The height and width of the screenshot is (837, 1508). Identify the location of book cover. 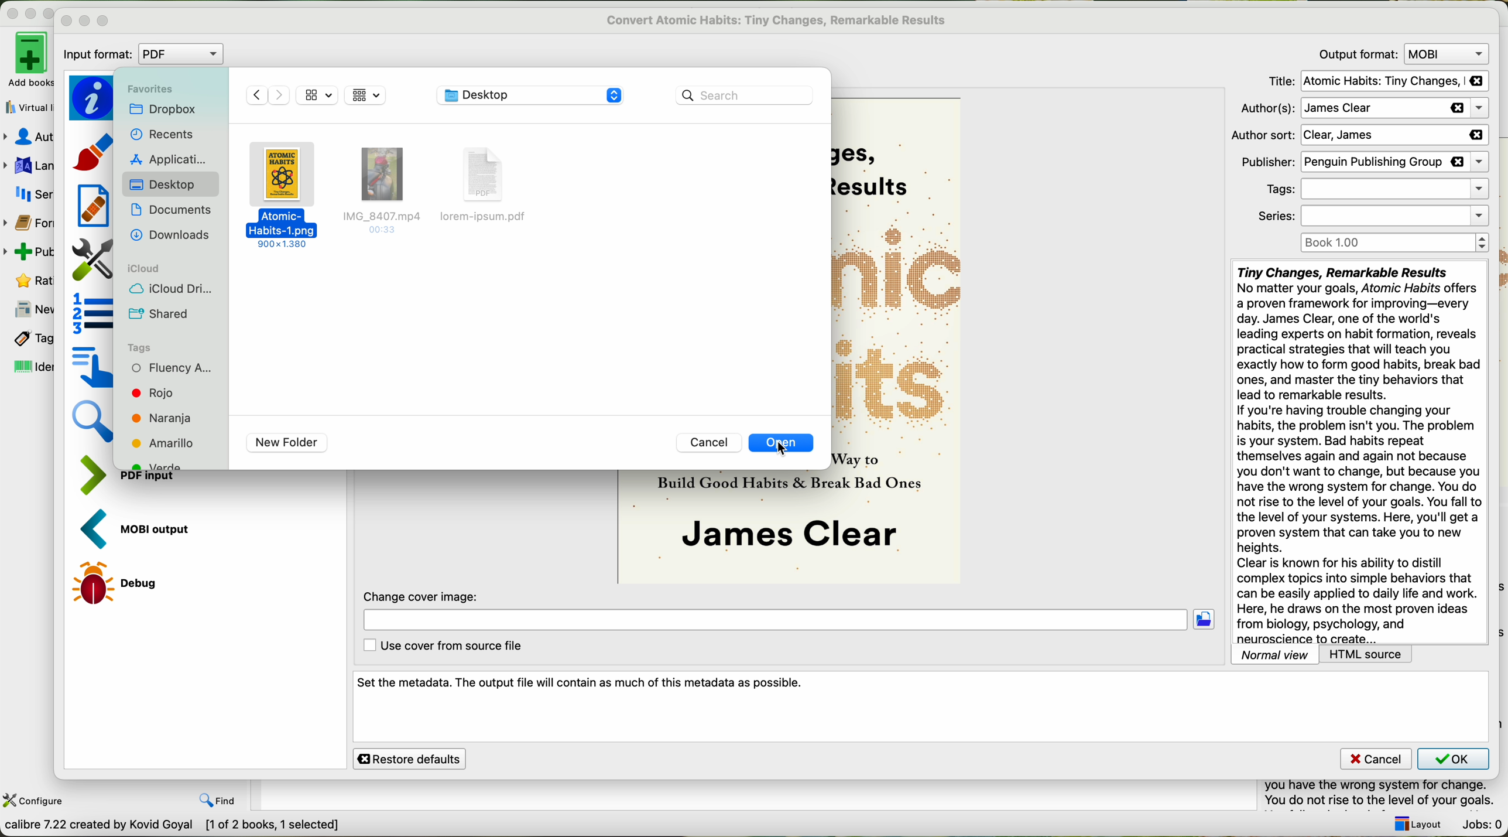
(725, 528).